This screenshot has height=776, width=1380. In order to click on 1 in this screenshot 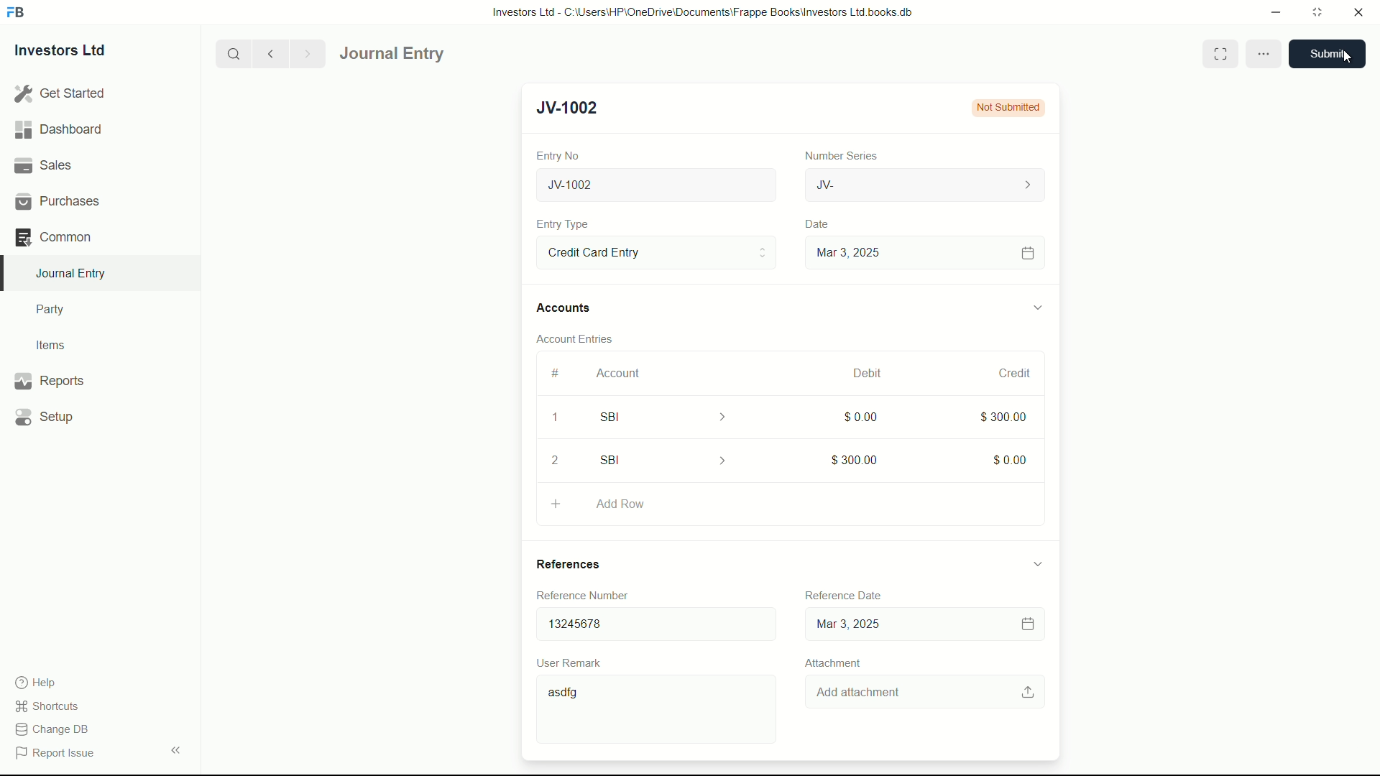, I will do `click(554, 420)`.